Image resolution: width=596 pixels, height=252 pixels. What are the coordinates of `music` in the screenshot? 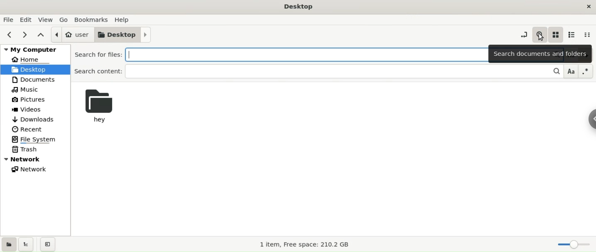 It's located at (35, 89).